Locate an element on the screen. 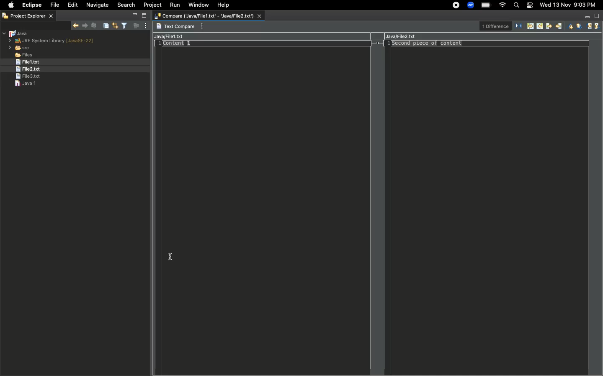 The width and height of the screenshot is (603, 376). cursor is located at coordinates (172, 256).